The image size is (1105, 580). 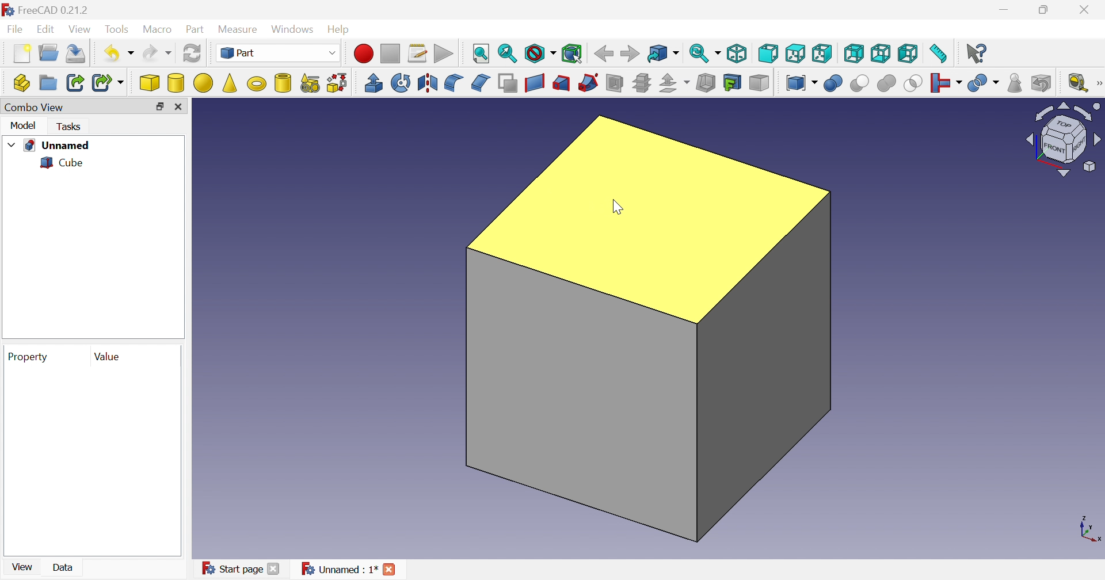 What do you see at coordinates (363, 54) in the screenshot?
I see `Macro recording` at bounding box center [363, 54].